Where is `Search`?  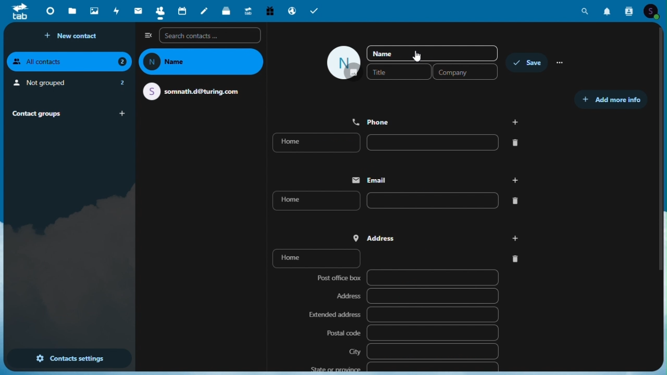
Search is located at coordinates (587, 11).